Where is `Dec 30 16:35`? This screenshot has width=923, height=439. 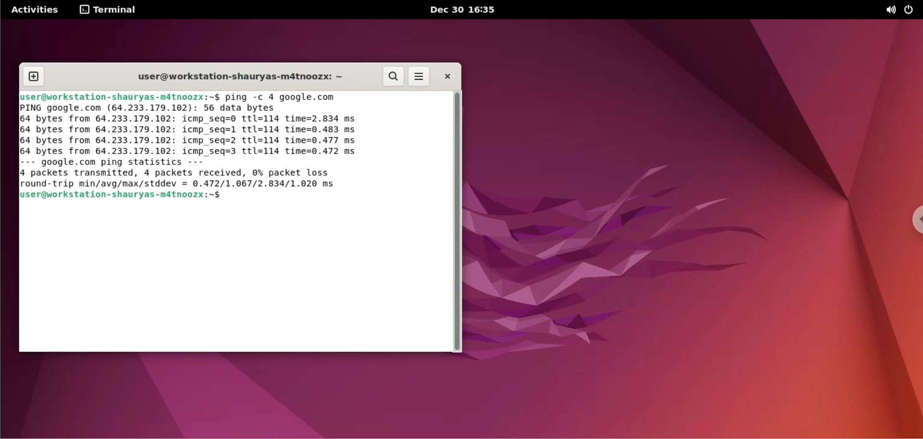 Dec 30 16:35 is located at coordinates (464, 10).